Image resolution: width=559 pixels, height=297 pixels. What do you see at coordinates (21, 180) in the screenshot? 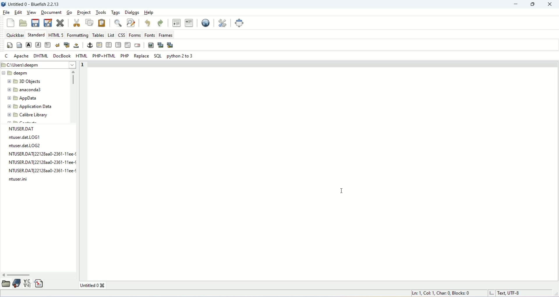
I see `ntuser.ini` at bounding box center [21, 180].